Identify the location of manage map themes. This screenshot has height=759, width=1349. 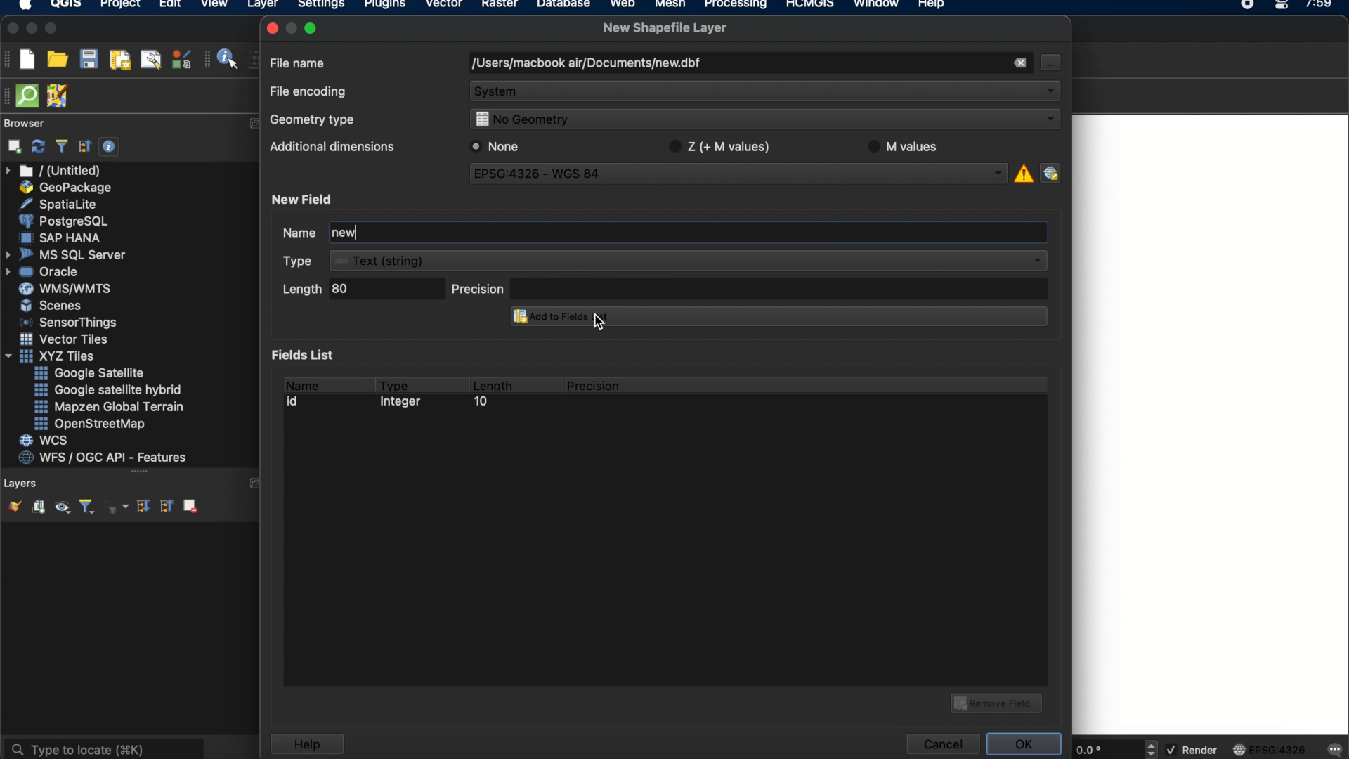
(61, 509).